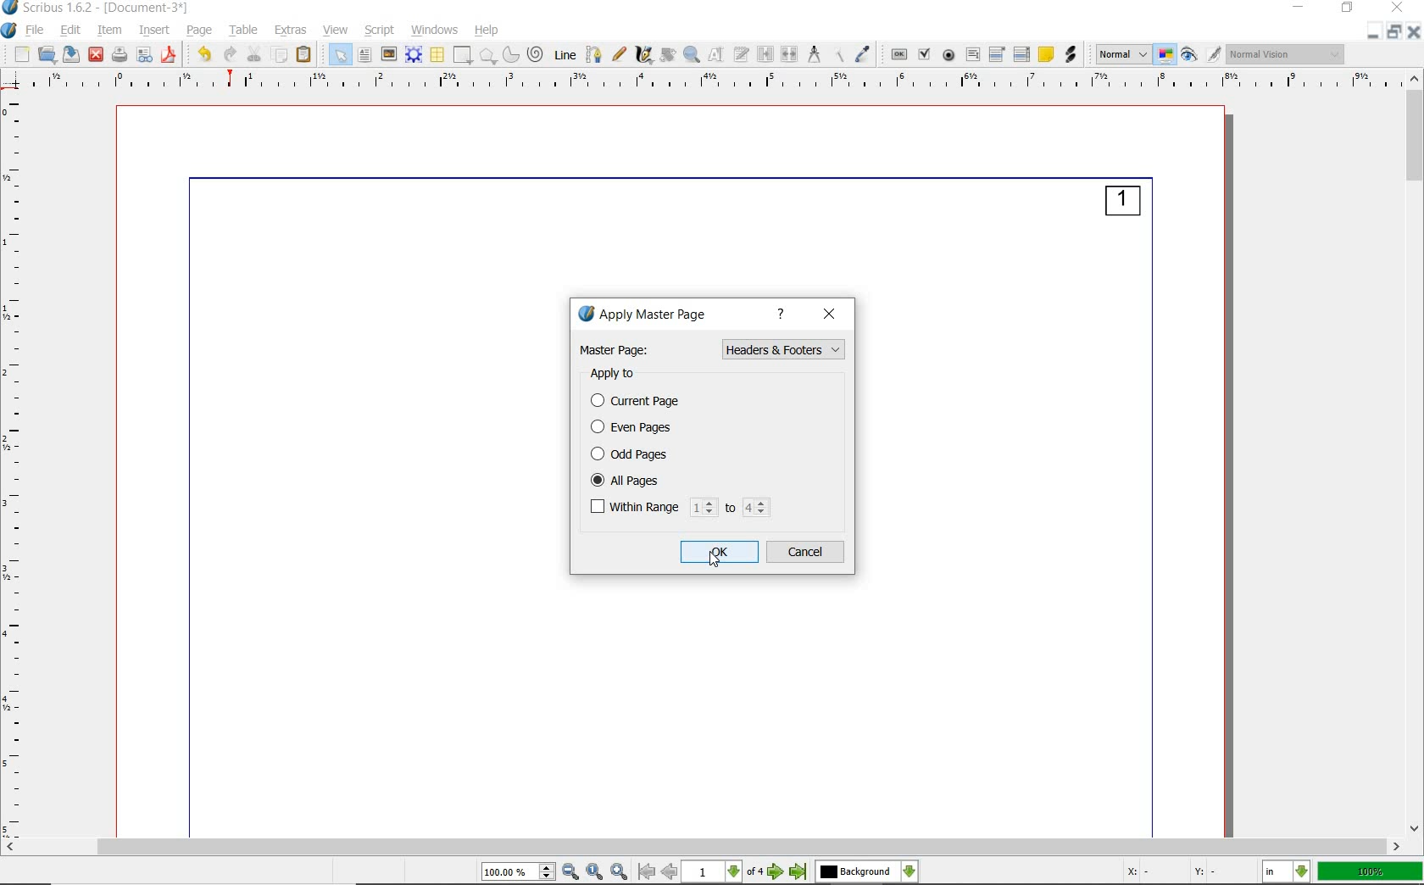 The image size is (1424, 885). What do you see at coordinates (1121, 56) in the screenshot?
I see `select image preview mode` at bounding box center [1121, 56].